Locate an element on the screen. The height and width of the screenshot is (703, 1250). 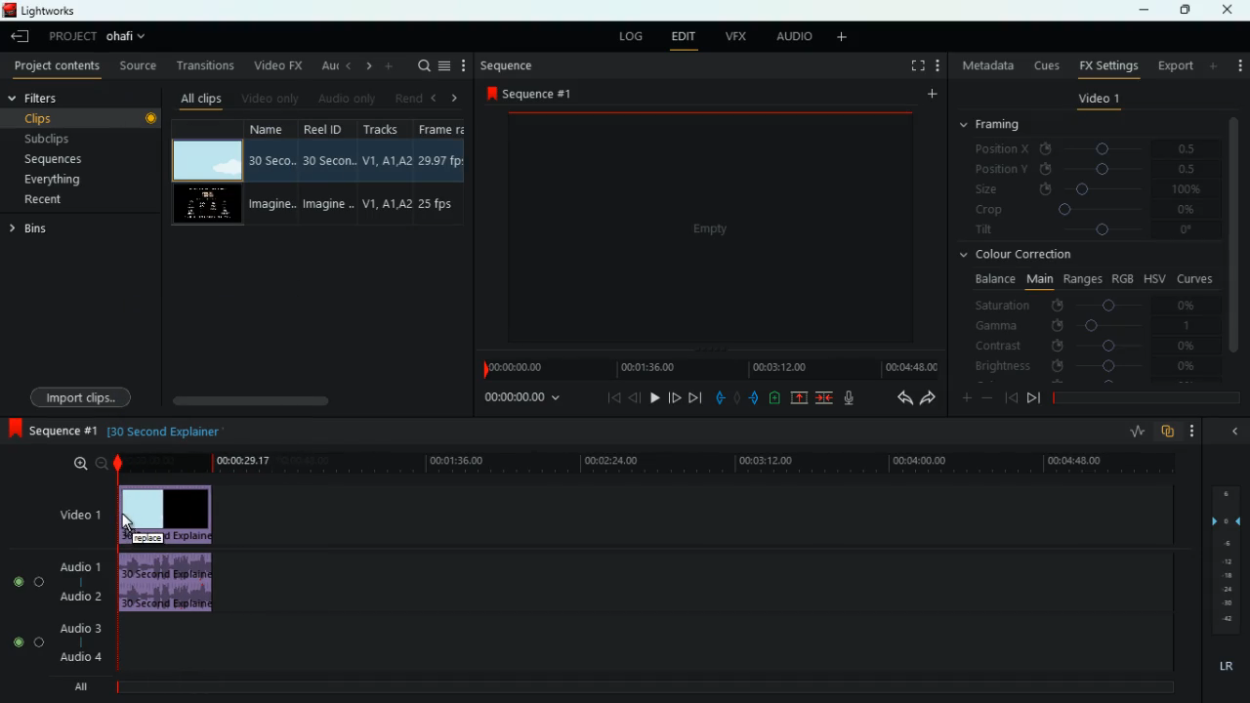
rgb is located at coordinates (1123, 278).